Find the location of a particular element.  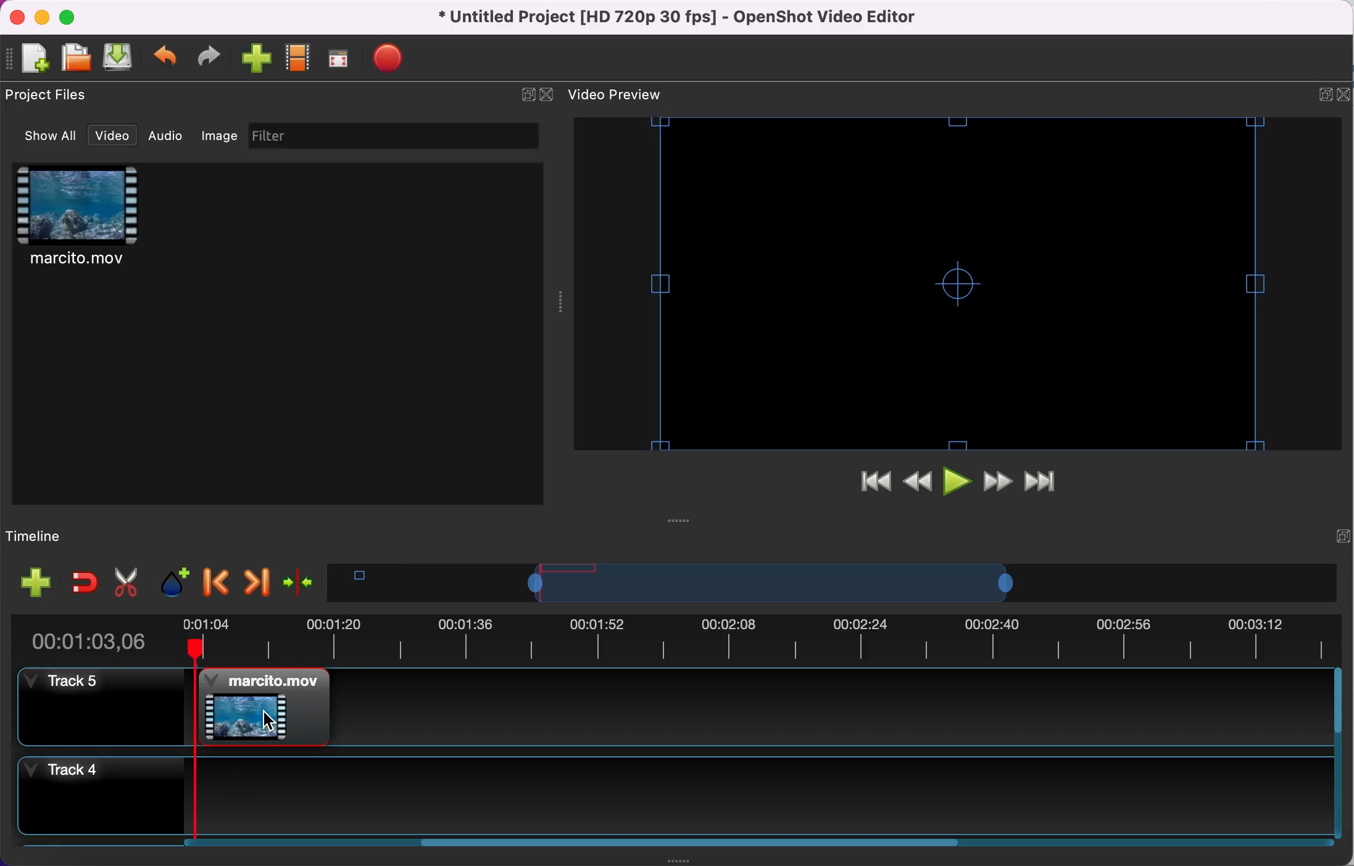

filter is located at coordinates (394, 136).